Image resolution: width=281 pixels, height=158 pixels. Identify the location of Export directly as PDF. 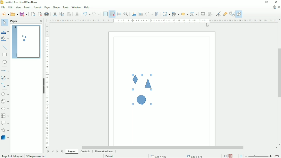
(40, 14).